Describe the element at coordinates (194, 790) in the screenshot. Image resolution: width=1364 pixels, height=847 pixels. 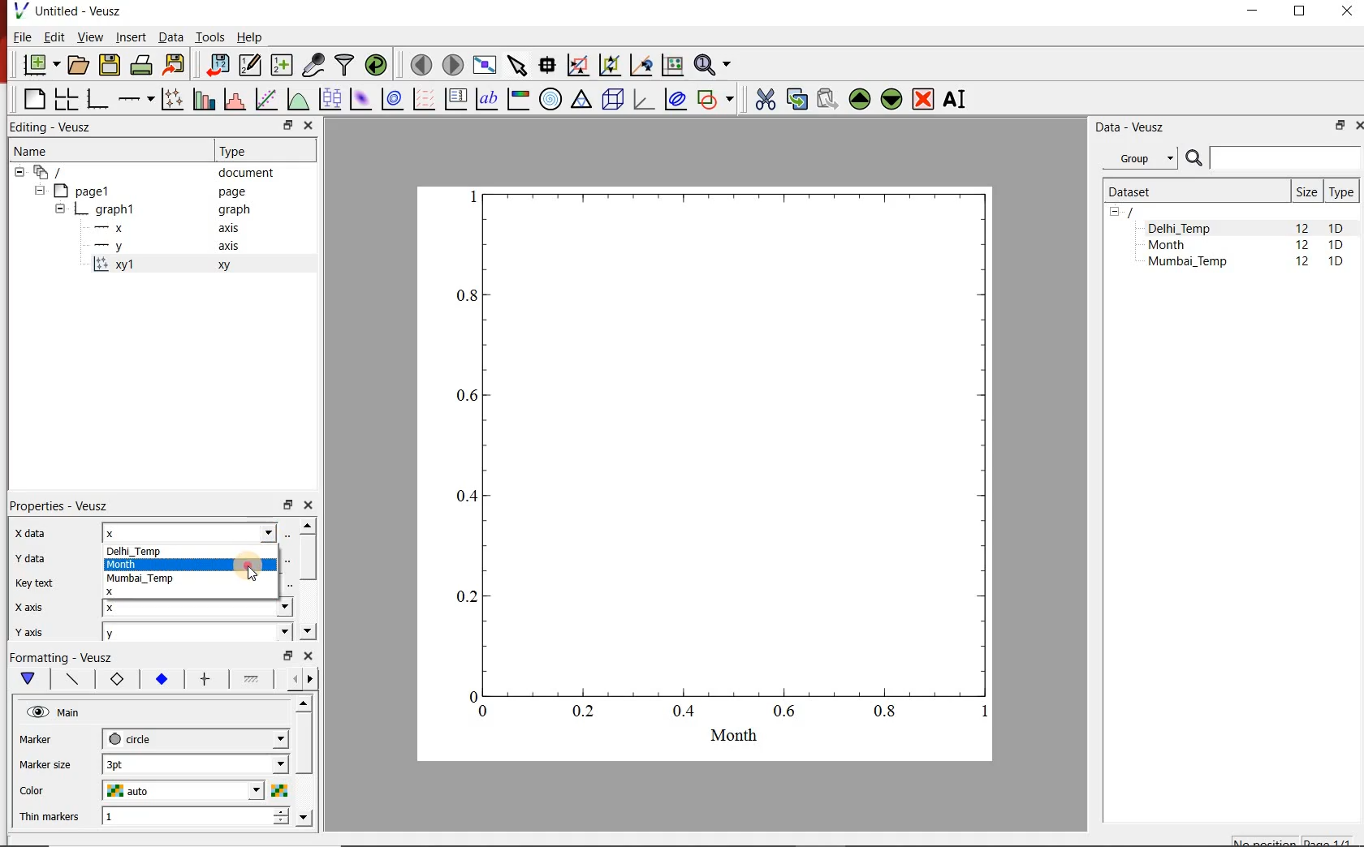
I see `auto` at that location.